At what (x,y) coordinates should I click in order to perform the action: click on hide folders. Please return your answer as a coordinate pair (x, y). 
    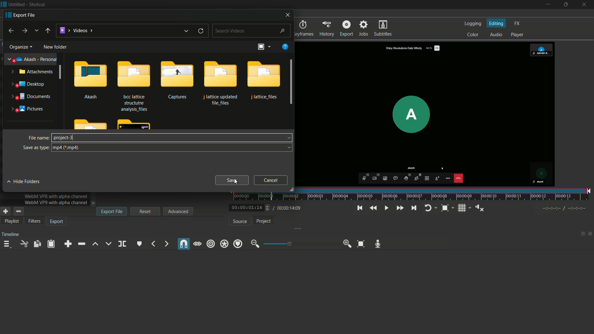
    Looking at the image, I should click on (24, 182).